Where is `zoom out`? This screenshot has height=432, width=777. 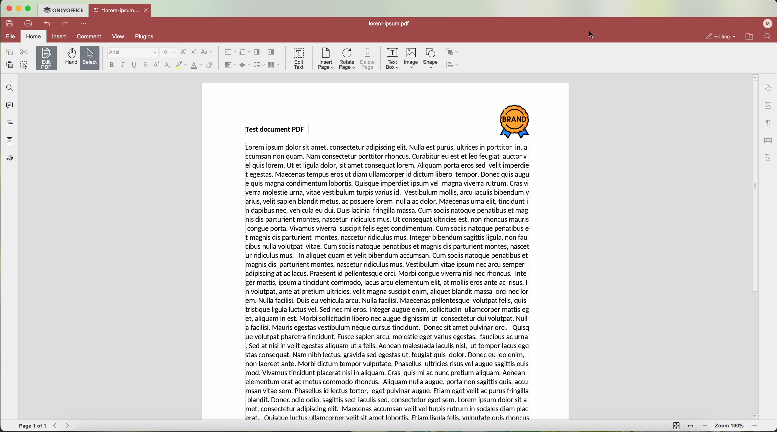 zoom out is located at coordinates (705, 426).